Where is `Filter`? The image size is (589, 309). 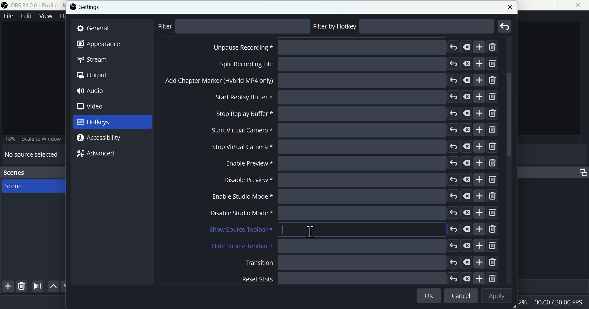
Filter is located at coordinates (169, 27).